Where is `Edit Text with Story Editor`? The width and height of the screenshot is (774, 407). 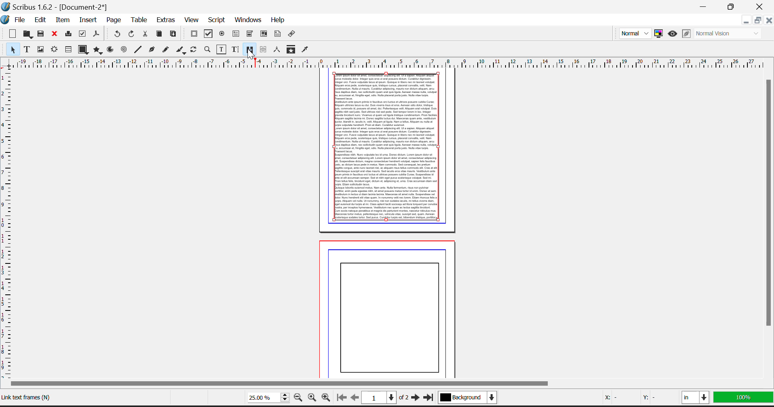 Edit Text with Story Editor is located at coordinates (234, 49).